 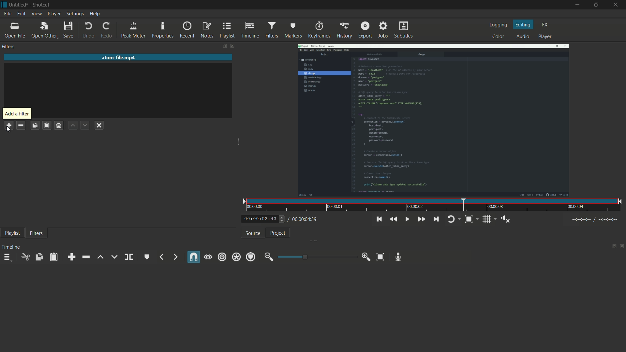 What do you see at coordinates (545, 24) in the screenshot?
I see `fx` at bounding box center [545, 24].